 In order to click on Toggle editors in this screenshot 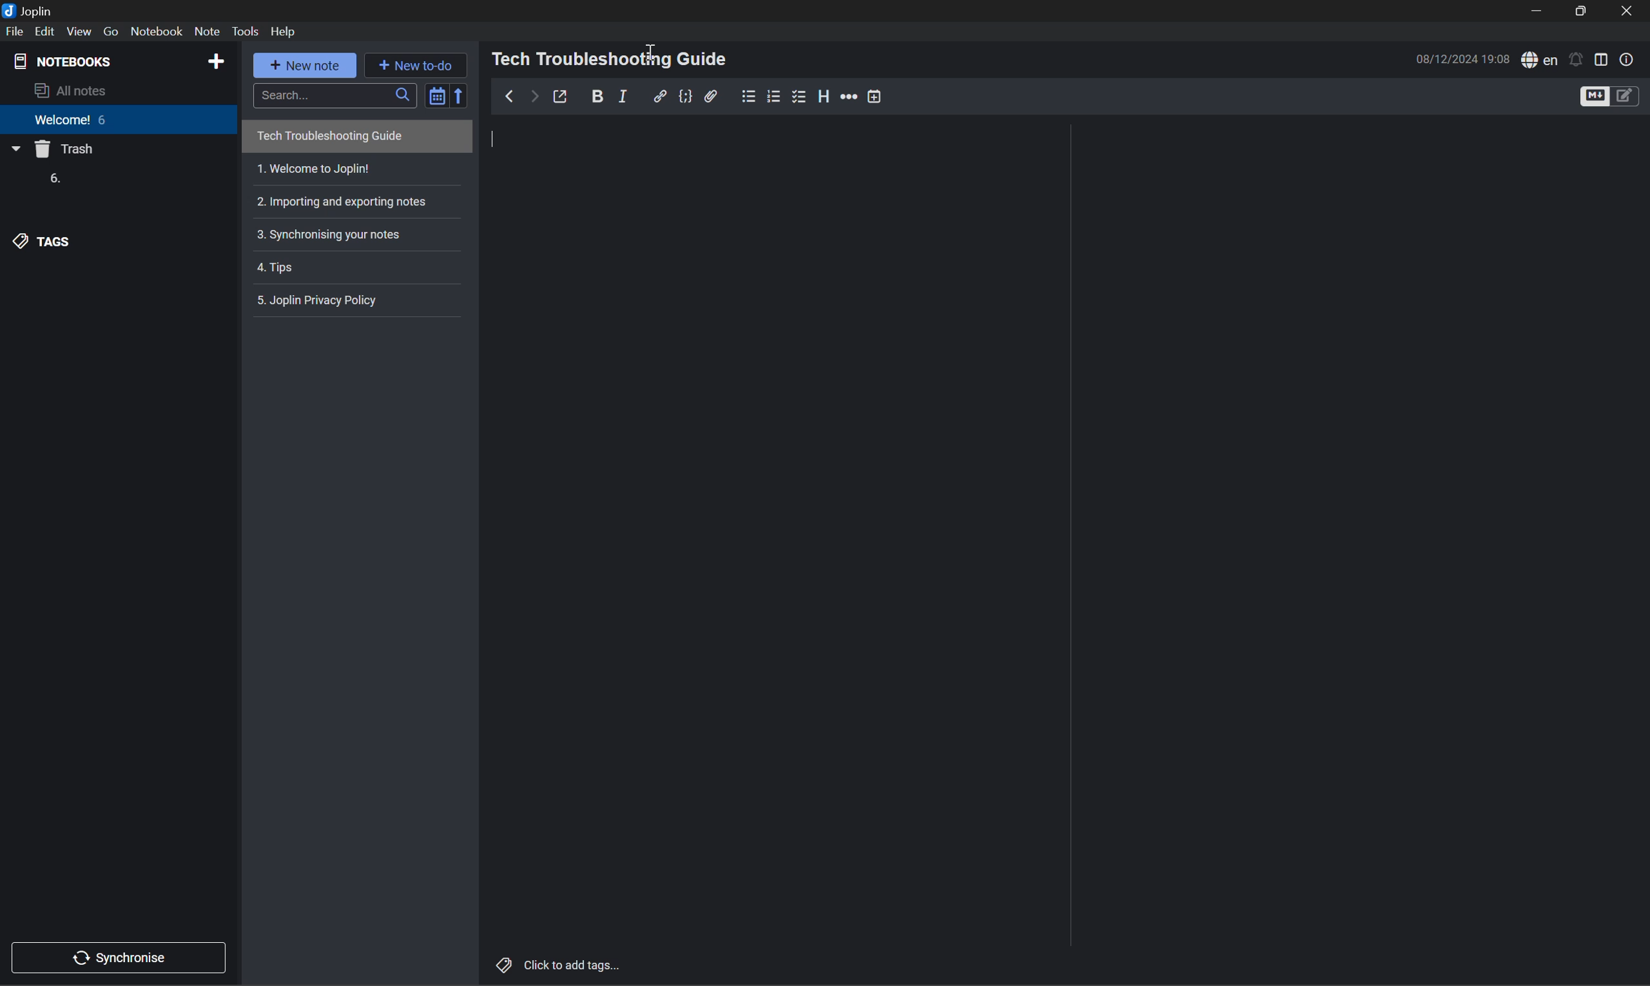, I will do `click(1607, 96)`.